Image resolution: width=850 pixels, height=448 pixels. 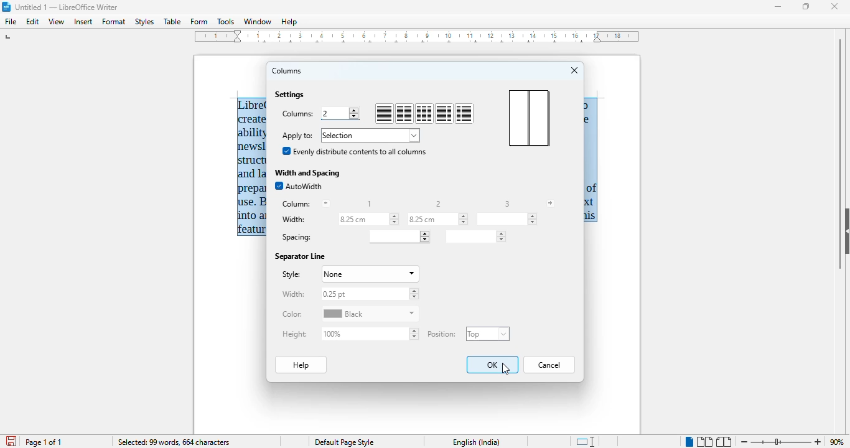 I want to click on tools, so click(x=225, y=21).